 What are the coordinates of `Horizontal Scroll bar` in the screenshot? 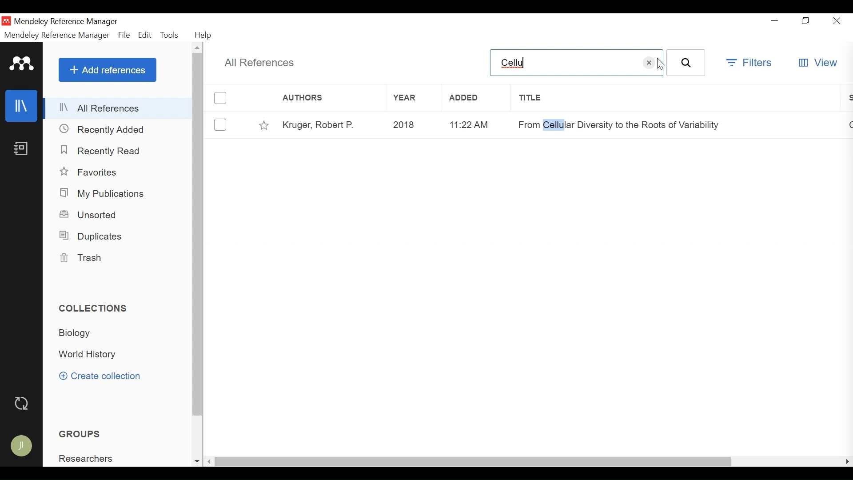 It's located at (474, 463).